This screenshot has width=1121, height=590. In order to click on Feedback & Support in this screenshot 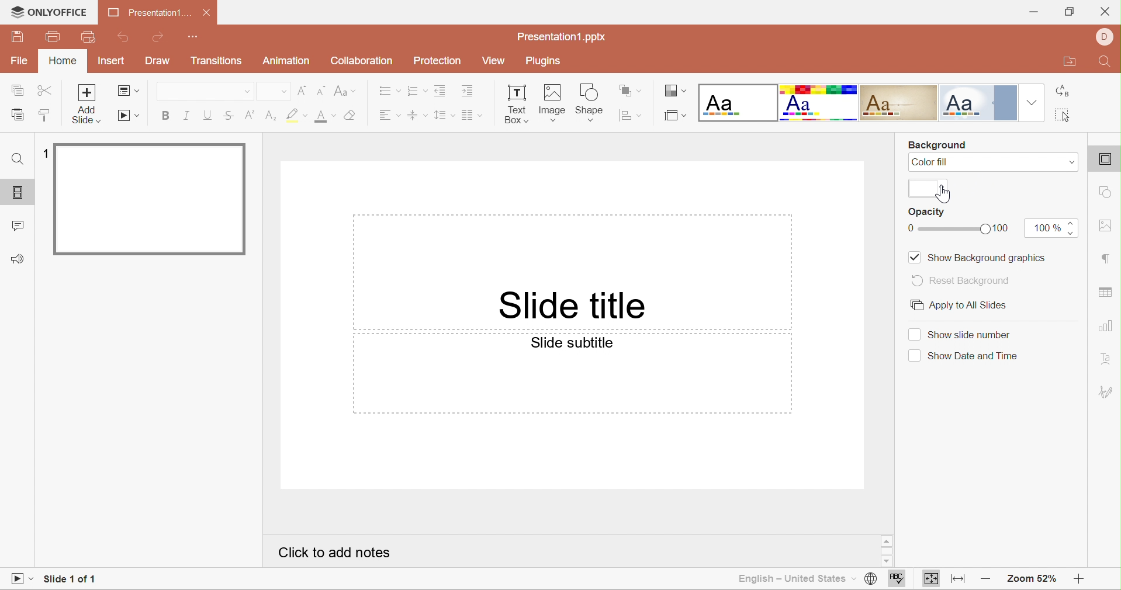, I will do `click(19, 259)`.